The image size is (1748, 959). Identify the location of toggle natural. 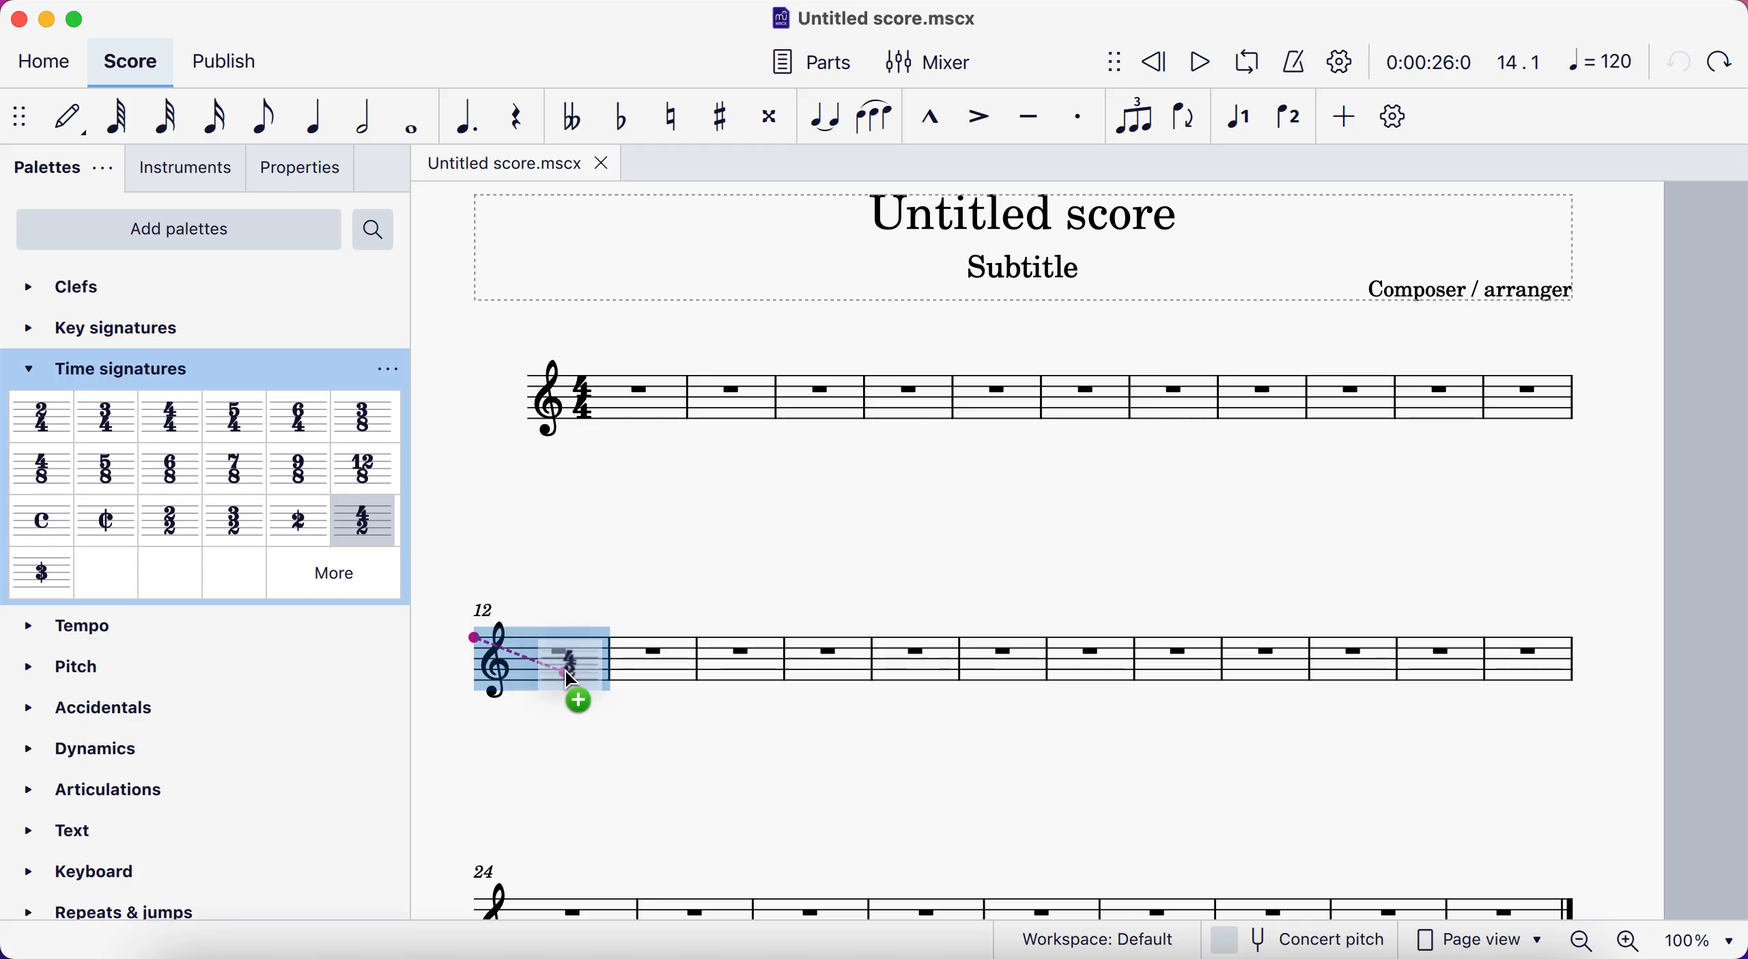
(666, 113).